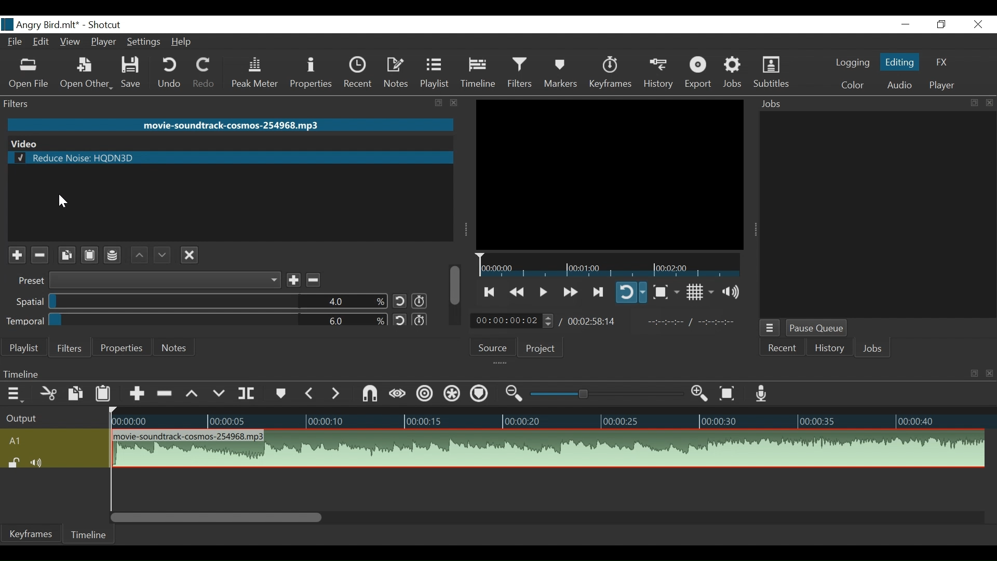  What do you see at coordinates (666, 291) in the screenshot?
I see `Toggle Zoom` at bounding box center [666, 291].